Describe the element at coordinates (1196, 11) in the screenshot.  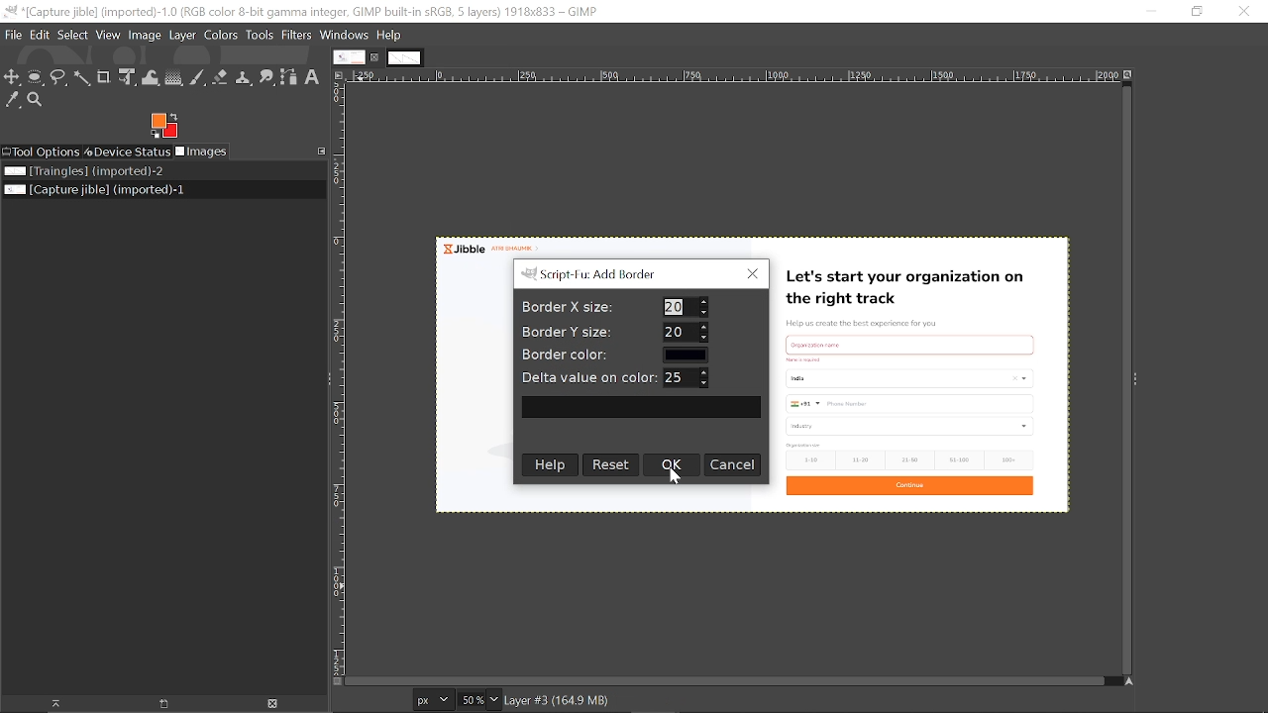
I see `Restore down` at that location.